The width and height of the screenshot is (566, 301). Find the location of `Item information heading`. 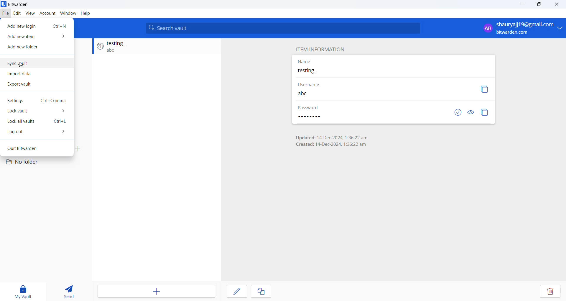

Item information heading is located at coordinates (322, 49).